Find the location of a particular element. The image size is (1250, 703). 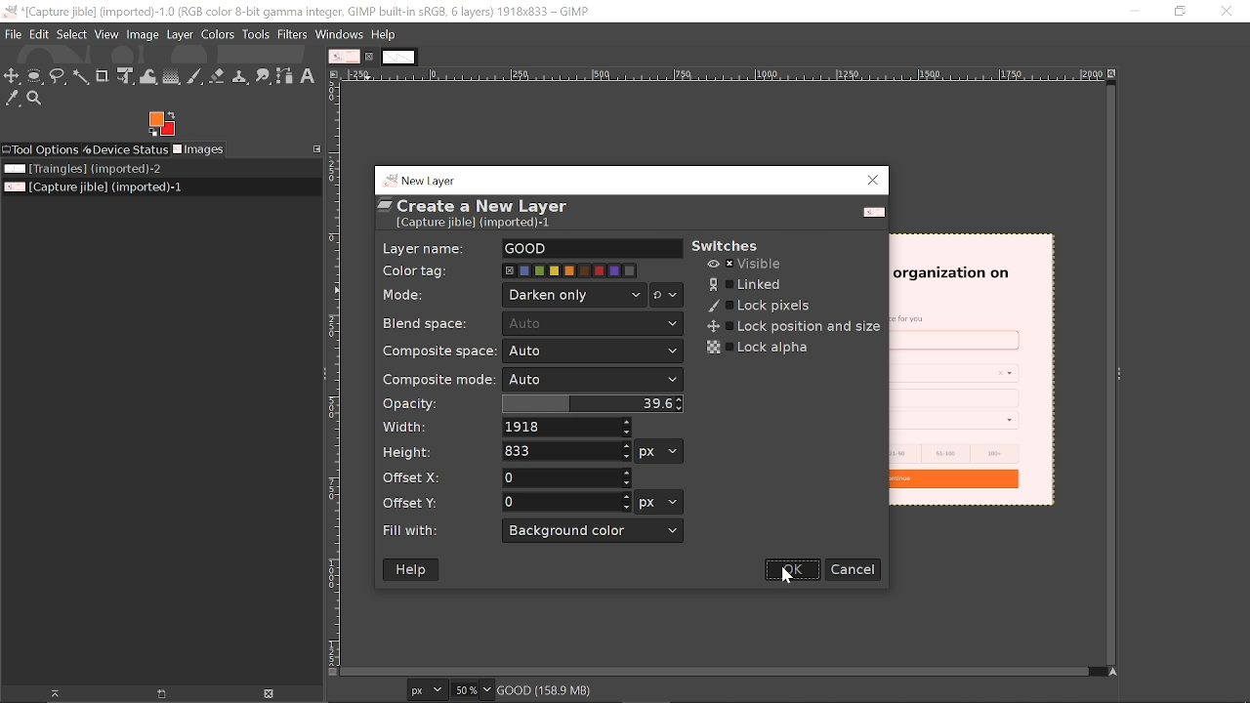

good (158.9MB) is located at coordinates (571, 688).